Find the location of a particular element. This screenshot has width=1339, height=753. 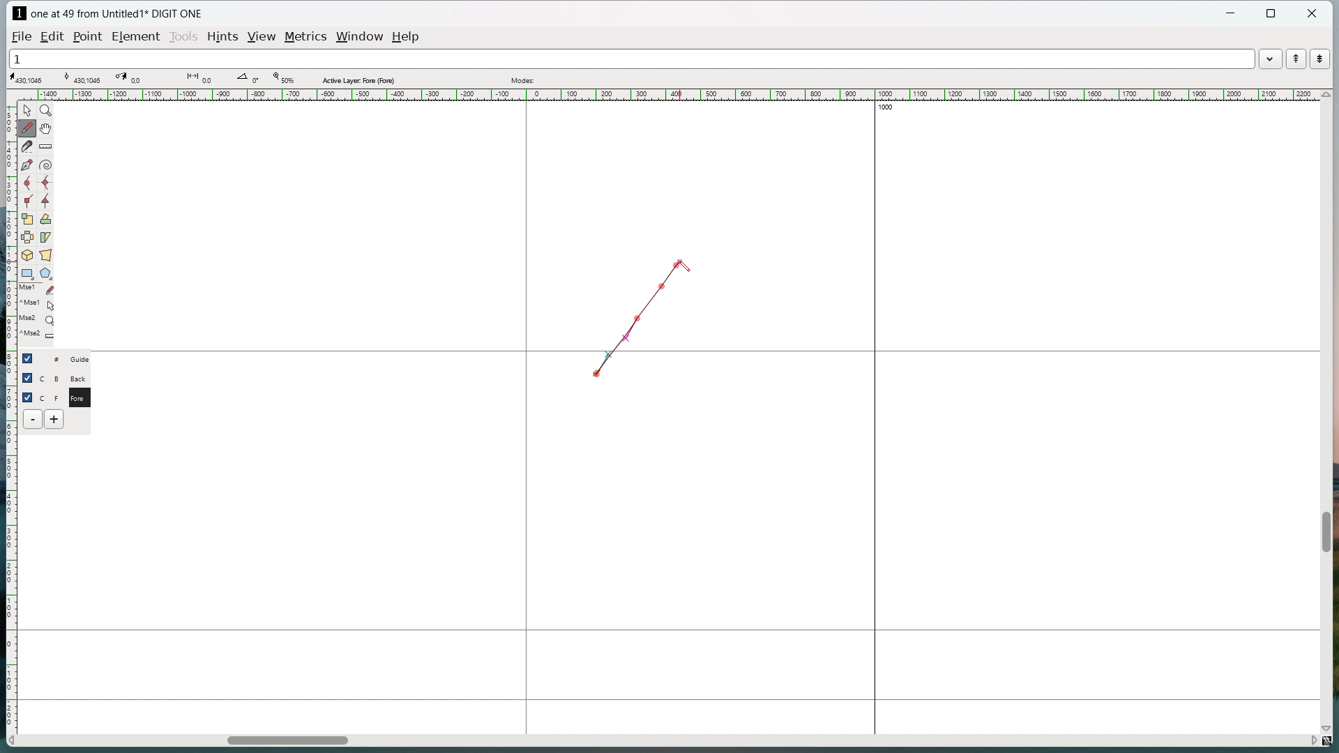

C F Fore is located at coordinates (66, 397).